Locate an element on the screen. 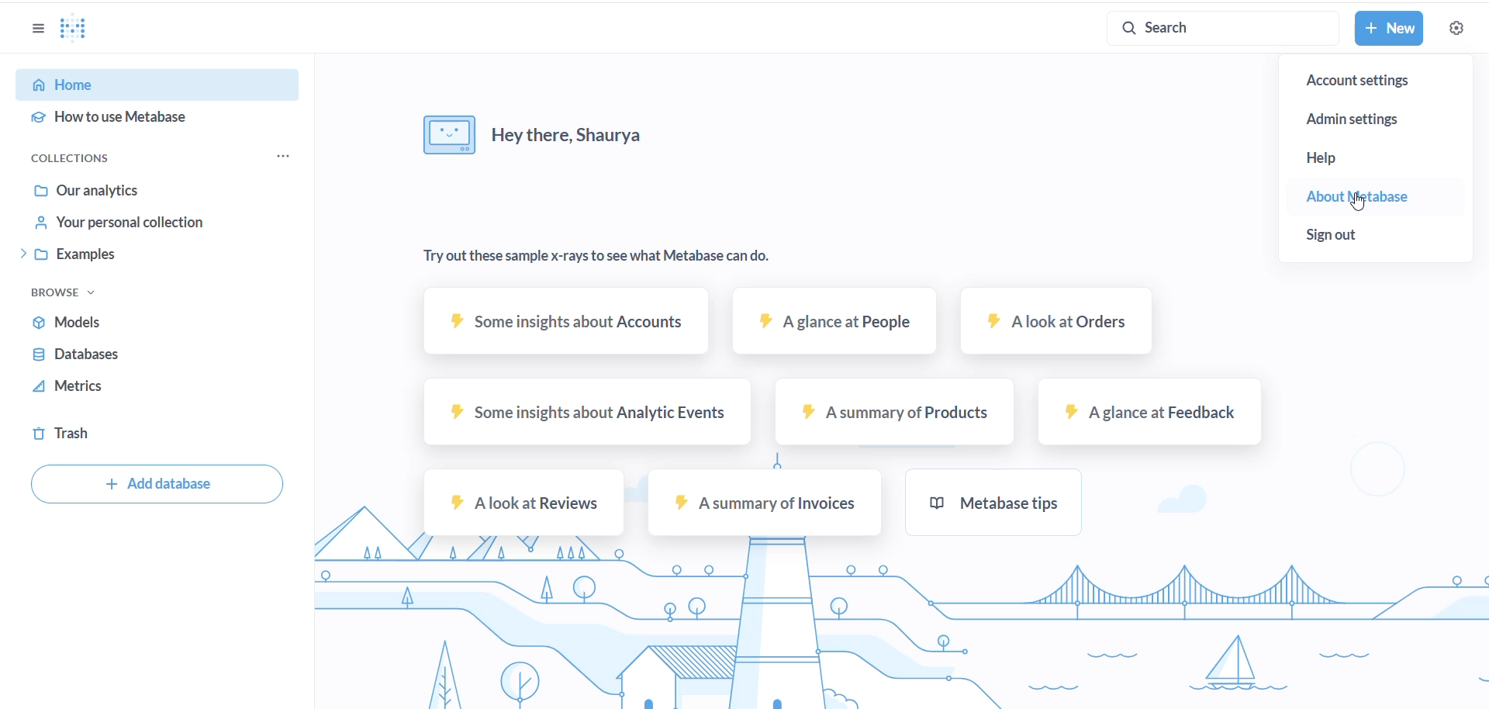 Image resolution: width=1489 pixels, height=709 pixels. admin settings is located at coordinates (1374, 119).